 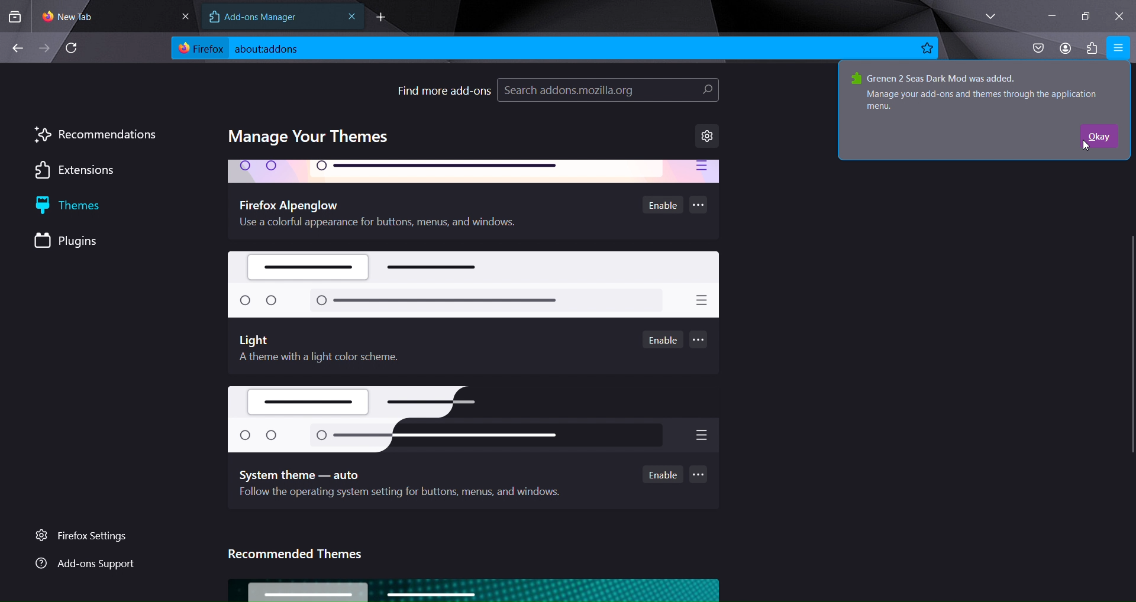 What do you see at coordinates (663, 206) in the screenshot?
I see `enable` at bounding box center [663, 206].